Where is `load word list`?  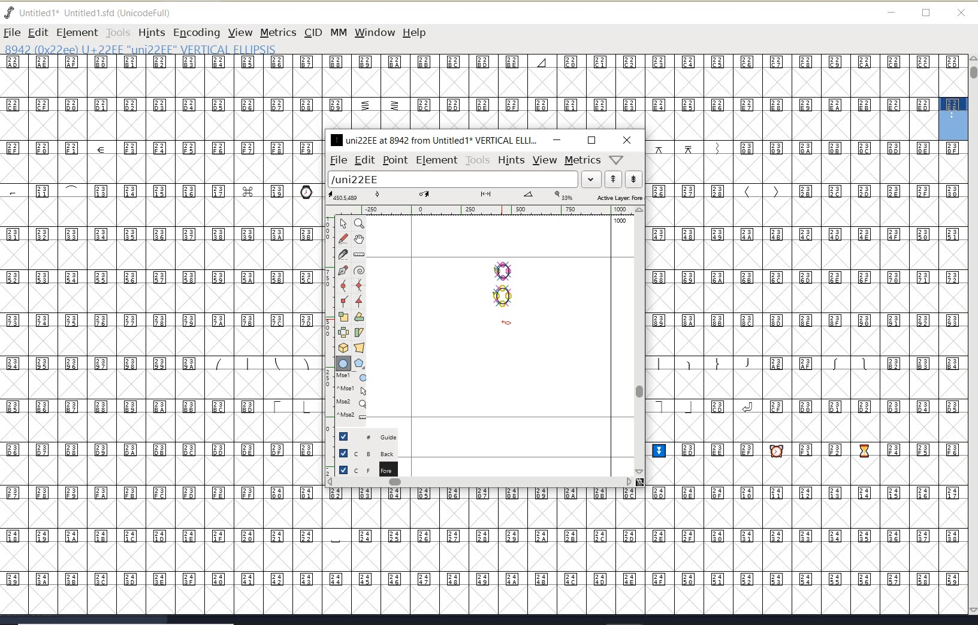
load word list is located at coordinates (462, 180).